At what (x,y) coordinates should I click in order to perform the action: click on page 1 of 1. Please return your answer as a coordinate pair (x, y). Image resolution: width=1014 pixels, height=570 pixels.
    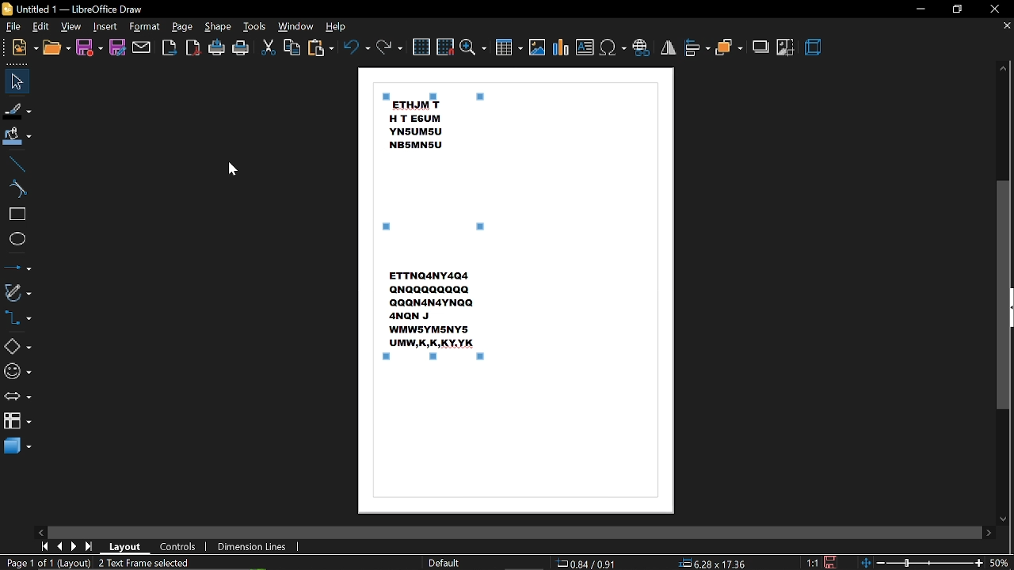
    Looking at the image, I should click on (29, 562).